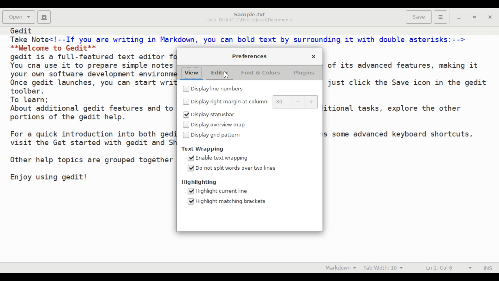 The width and height of the screenshot is (499, 281). Describe the element at coordinates (215, 125) in the screenshot. I see `(un)select Display overview map` at that location.